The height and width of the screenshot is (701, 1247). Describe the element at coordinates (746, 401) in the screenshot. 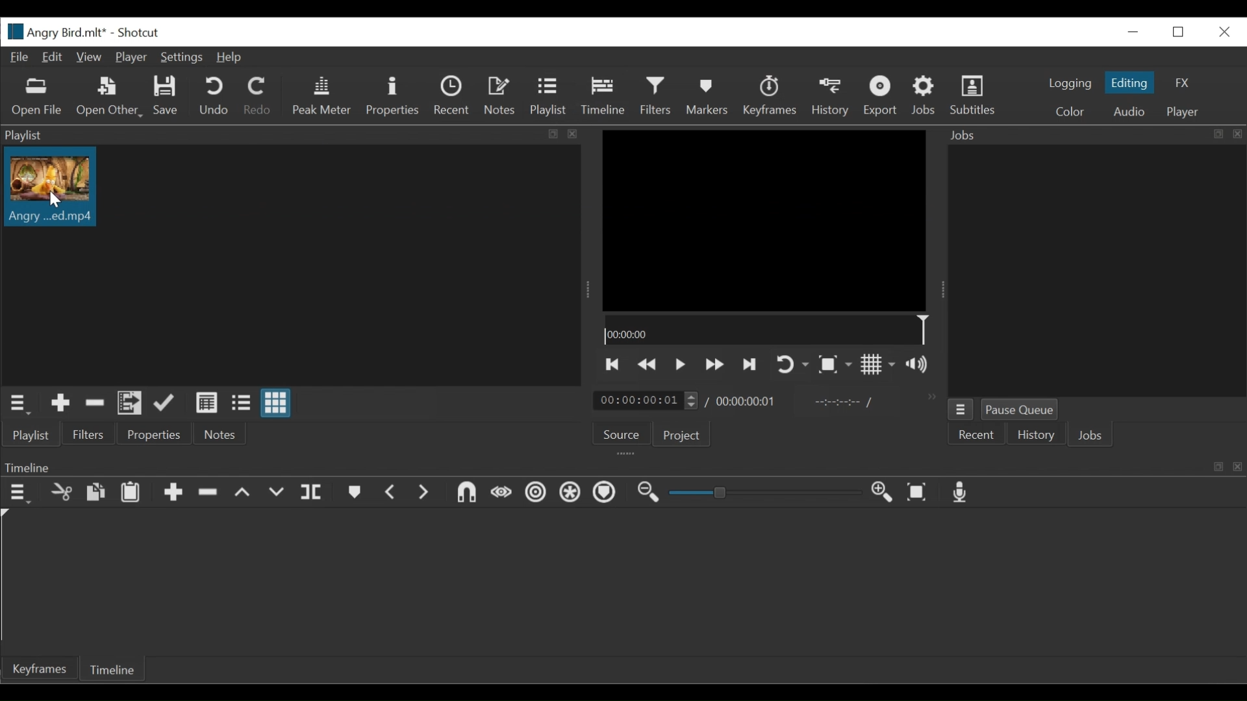

I see `Total duration` at that location.